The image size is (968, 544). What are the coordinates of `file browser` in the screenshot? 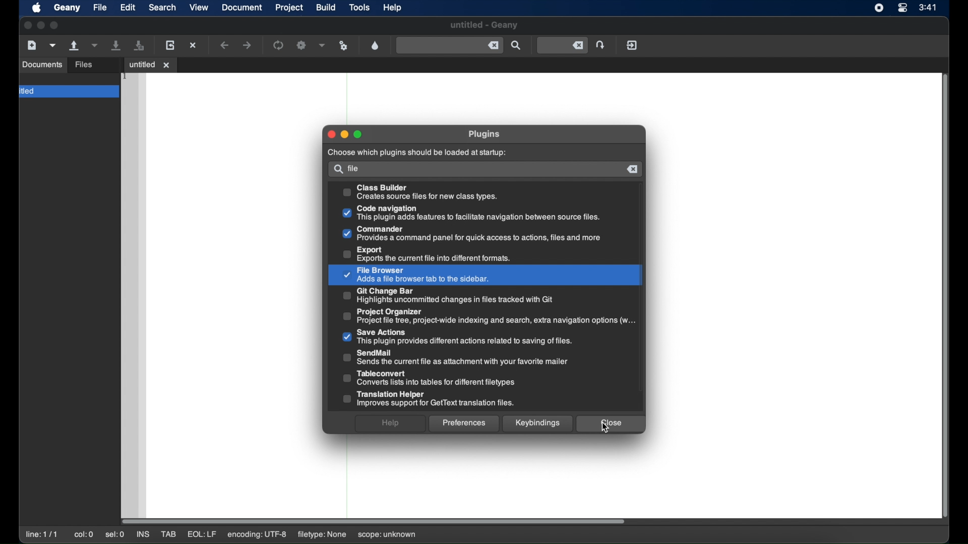 It's located at (416, 274).